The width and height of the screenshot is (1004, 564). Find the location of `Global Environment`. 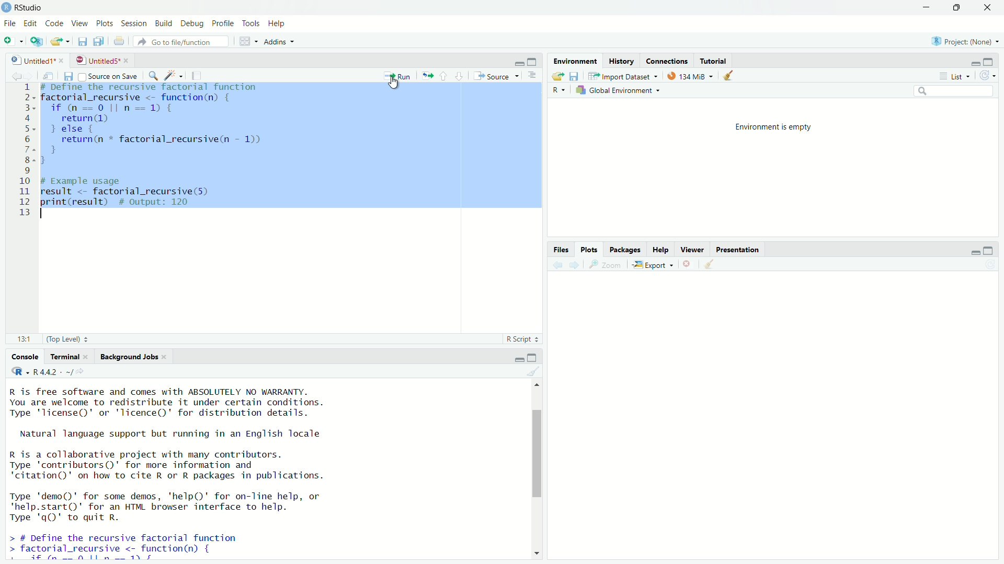

Global Environment is located at coordinates (621, 91).